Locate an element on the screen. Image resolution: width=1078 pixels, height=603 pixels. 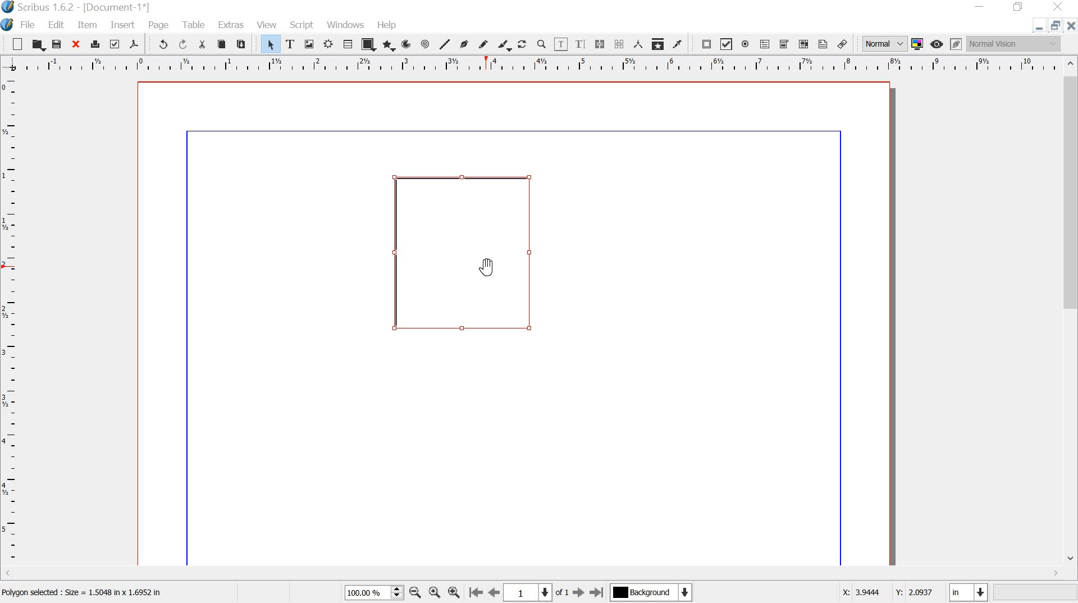
close document is located at coordinates (1070, 26).